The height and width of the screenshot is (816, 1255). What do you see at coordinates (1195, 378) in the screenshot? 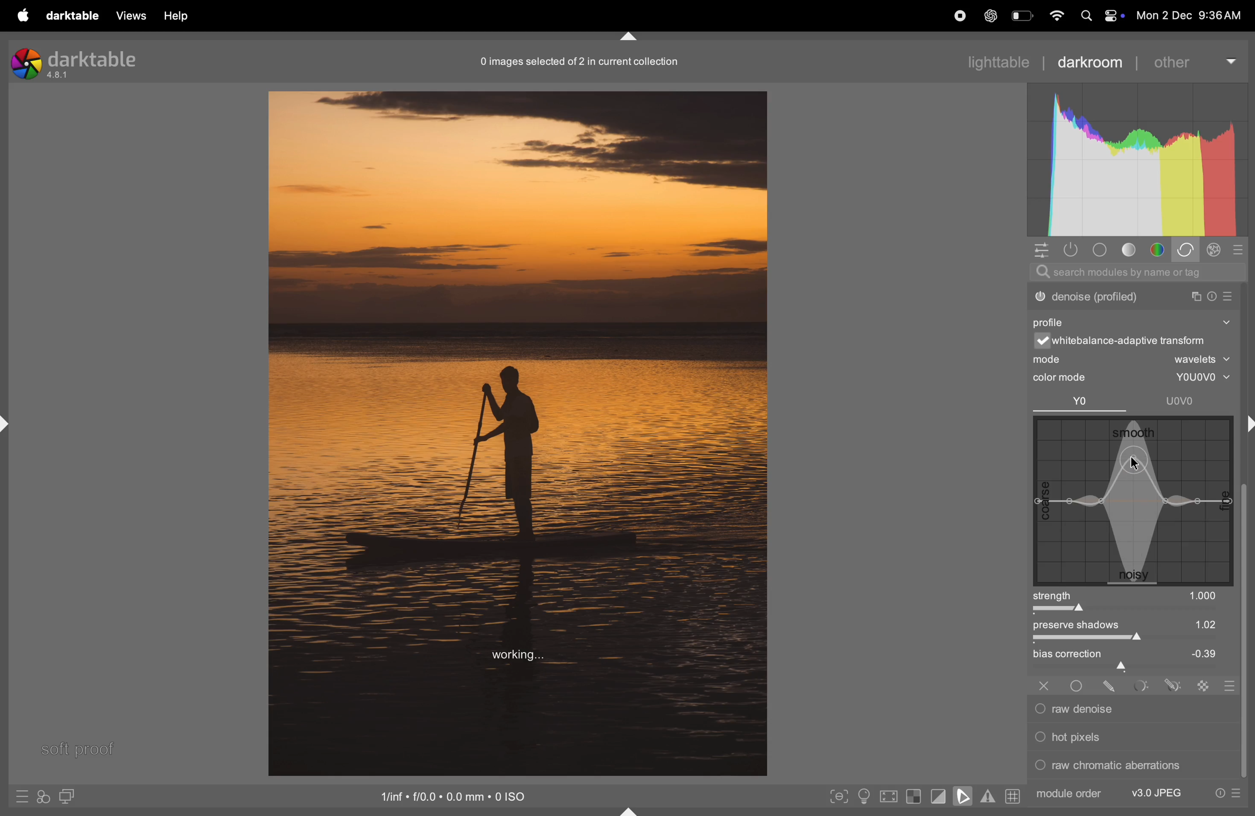
I see `youovo` at bounding box center [1195, 378].